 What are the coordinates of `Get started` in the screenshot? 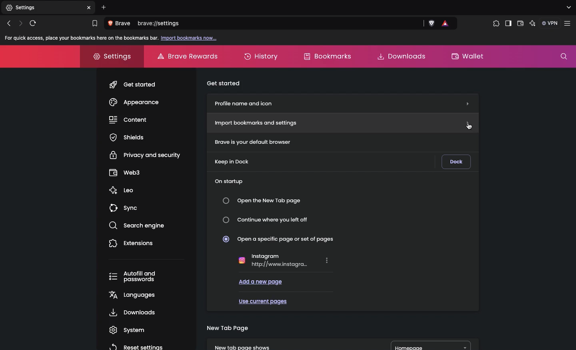 It's located at (224, 82).